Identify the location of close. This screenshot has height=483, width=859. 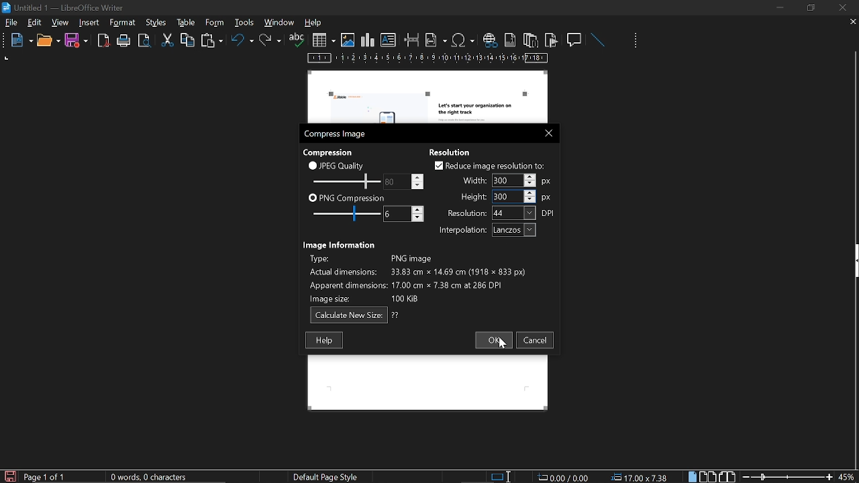
(842, 7).